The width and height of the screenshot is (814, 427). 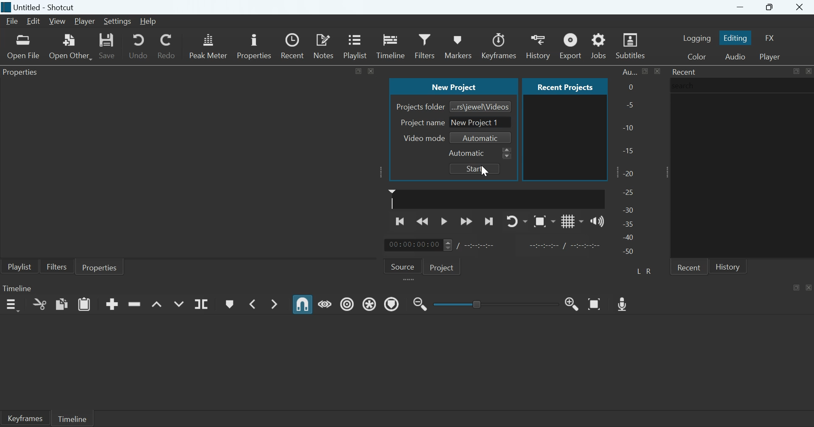 What do you see at coordinates (420, 303) in the screenshot?
I see `zoom timeline out` at bounding box center [420, 303].